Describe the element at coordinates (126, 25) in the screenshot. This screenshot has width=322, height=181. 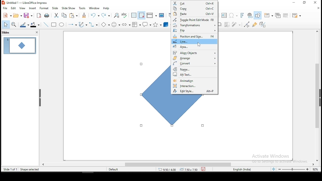
I see `block arrows` at that location.